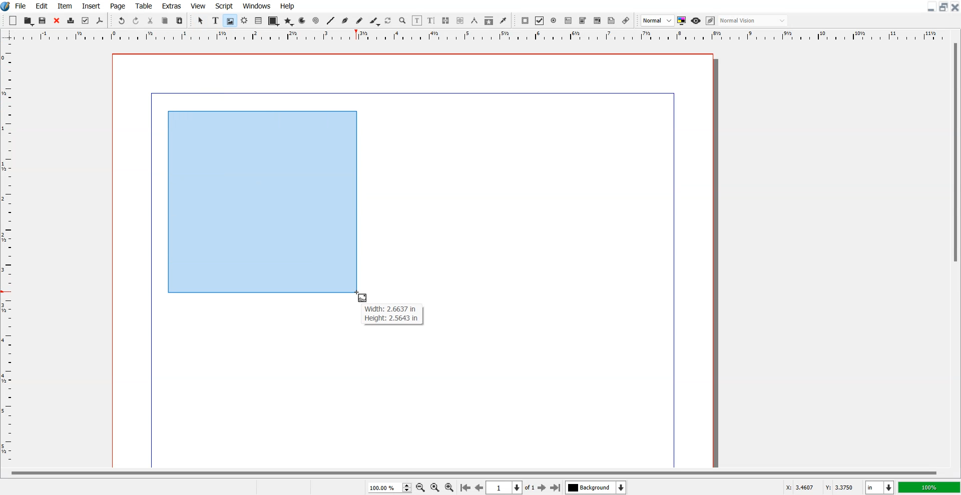 The image size is (961, 495). Describe the element at coordinates (583, 21) in the screenshot. I see `PDF Combo Box` at that location.